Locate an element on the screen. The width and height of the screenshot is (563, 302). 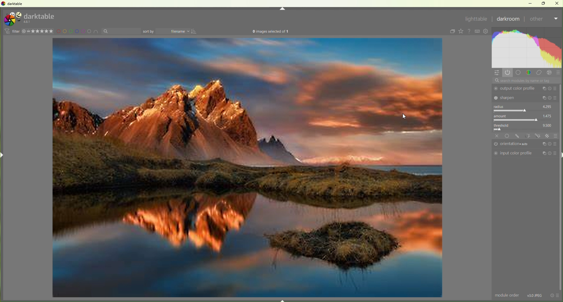
input slider is located at coordinates (525, 129).